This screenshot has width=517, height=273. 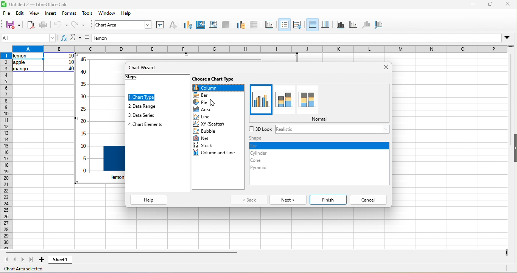 I want to click on character, so click(x=175, y=24).